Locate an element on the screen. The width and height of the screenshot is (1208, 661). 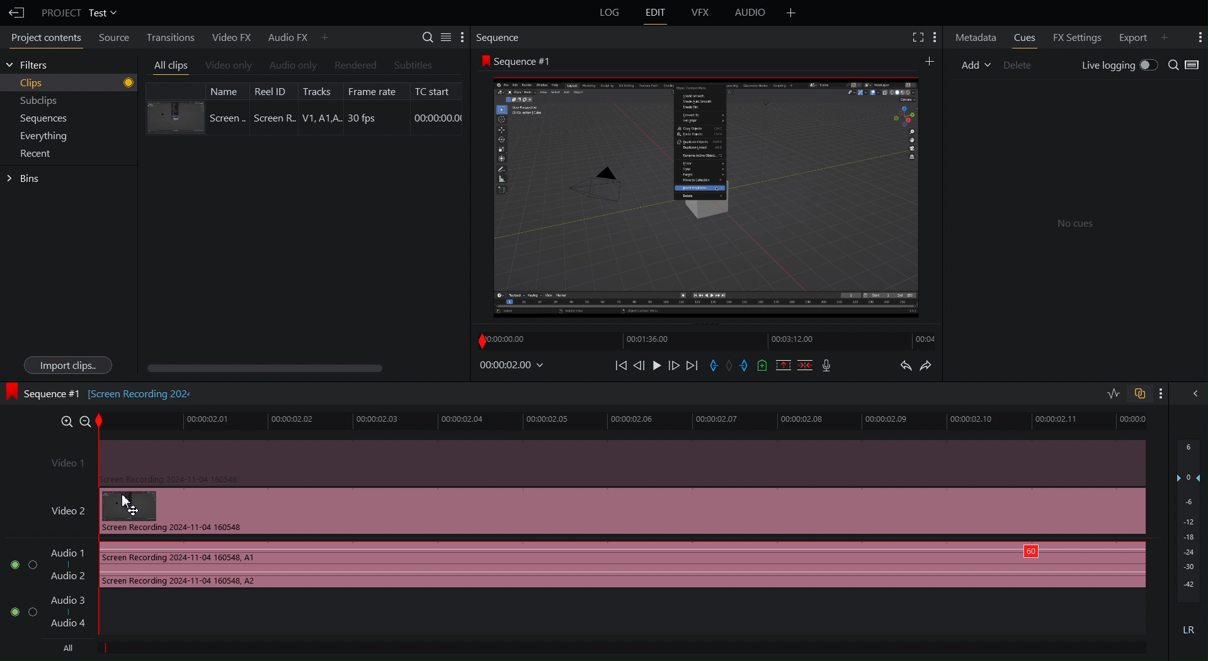
Track 2 Preview is located at coordinates (710, 201).